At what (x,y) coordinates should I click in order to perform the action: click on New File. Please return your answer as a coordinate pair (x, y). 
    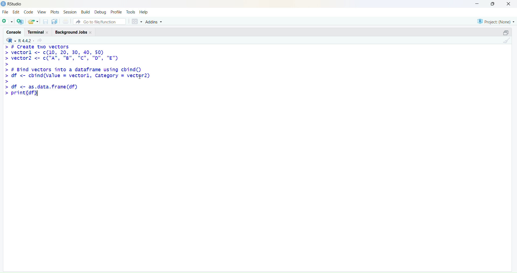
    Looking at the image, I should click on (7, 22).